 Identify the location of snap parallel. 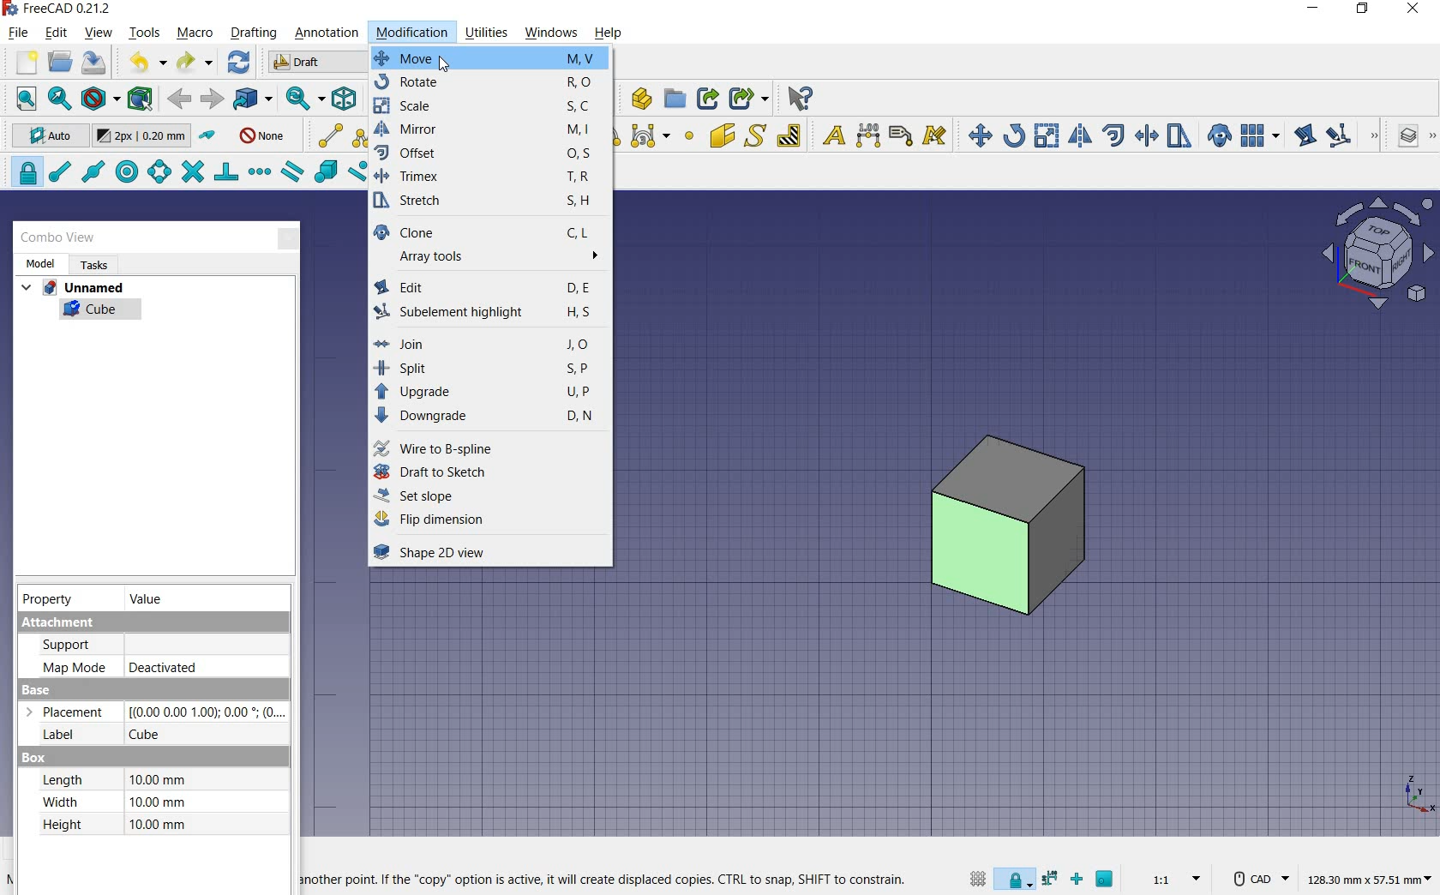
(293, 174).